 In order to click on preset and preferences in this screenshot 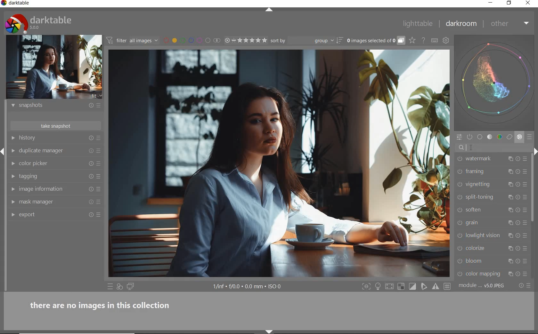, I will do `click(526, 248)`.